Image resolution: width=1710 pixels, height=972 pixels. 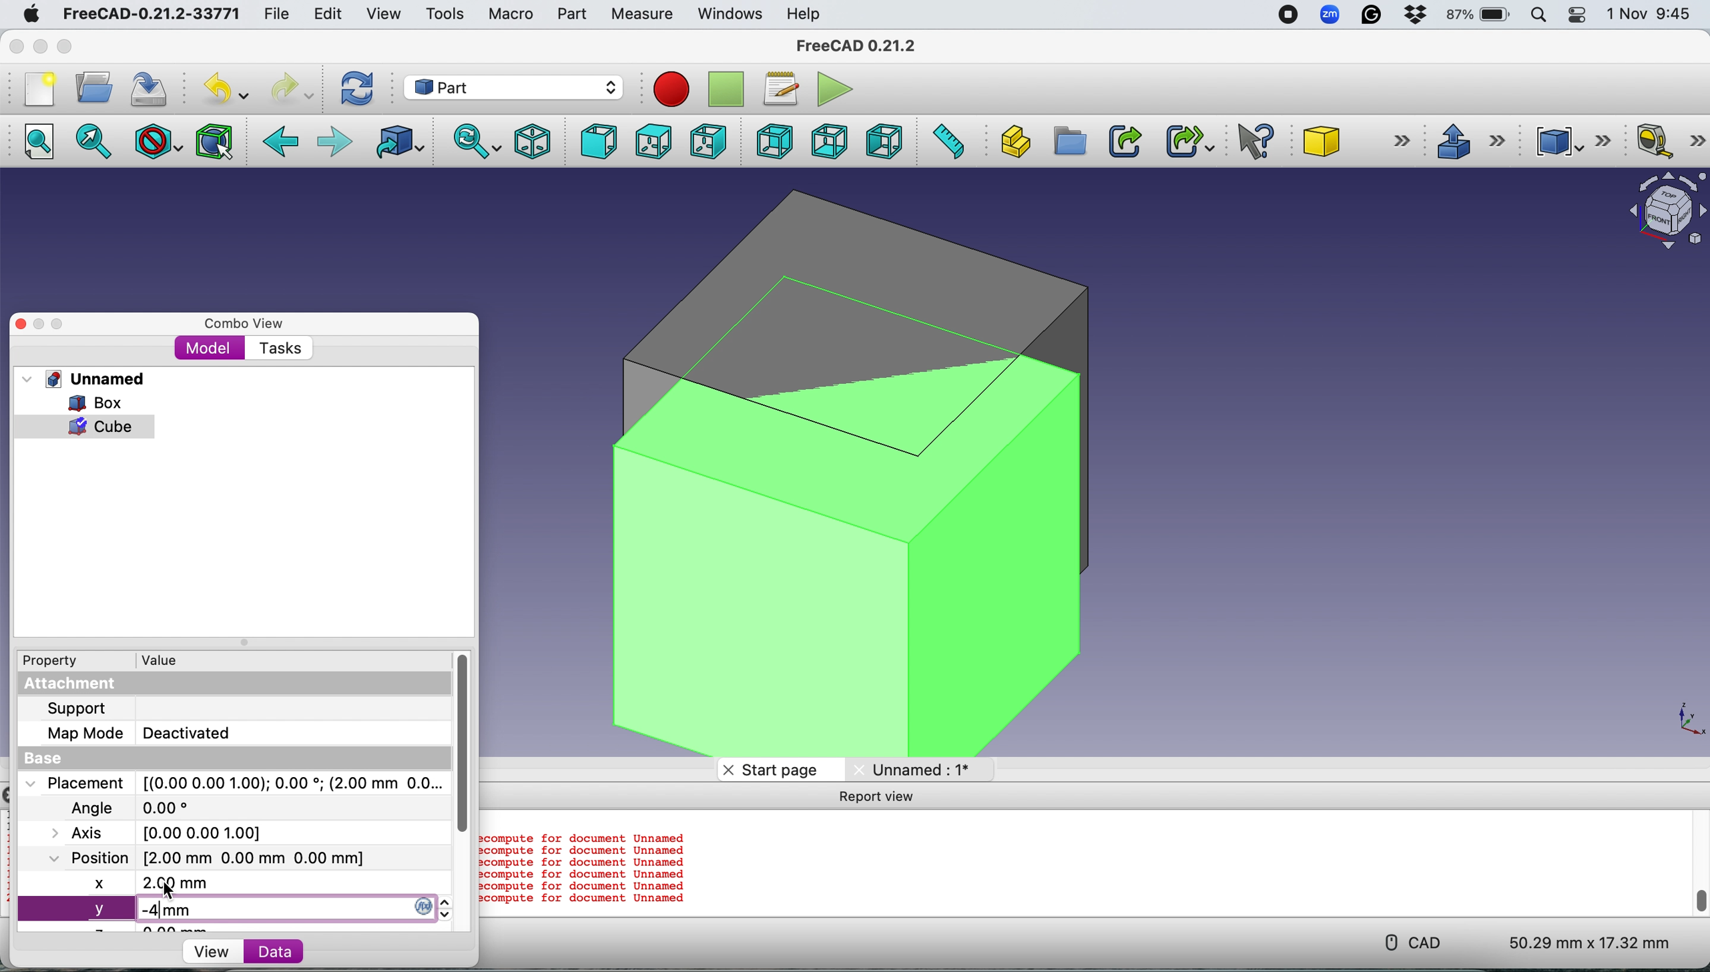 I want to click on Spotlight search, so click(x=1542, y=15).